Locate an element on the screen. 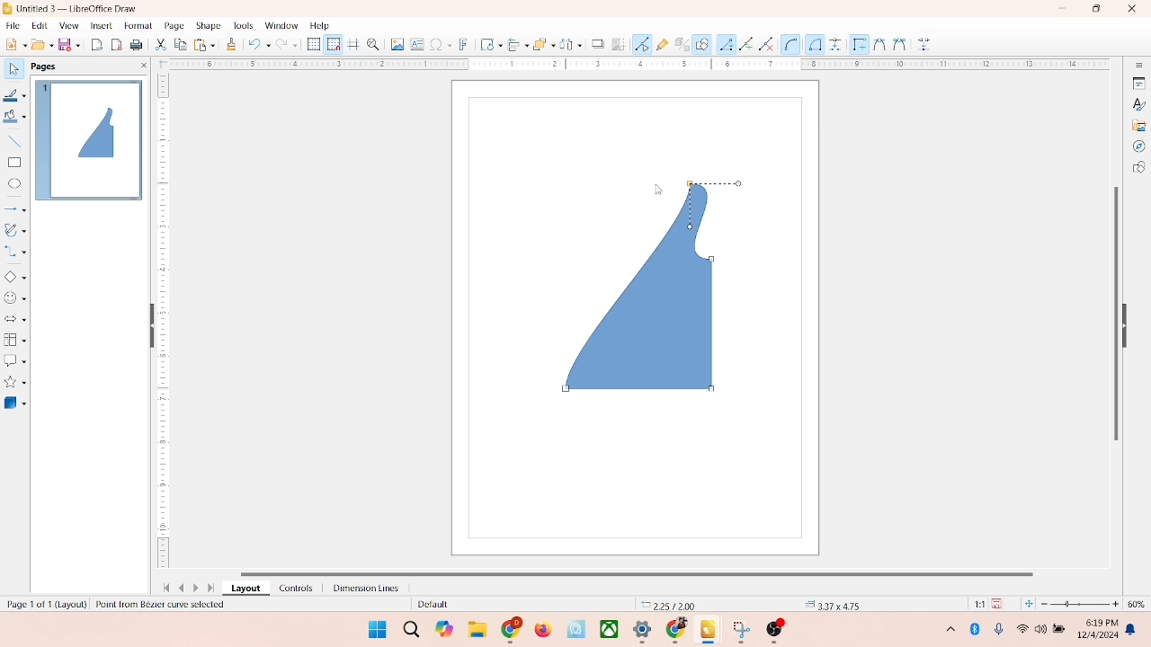 The width and height of the screenshot is (1151, 647). Bluetooth is located at coordinates (978, 629).